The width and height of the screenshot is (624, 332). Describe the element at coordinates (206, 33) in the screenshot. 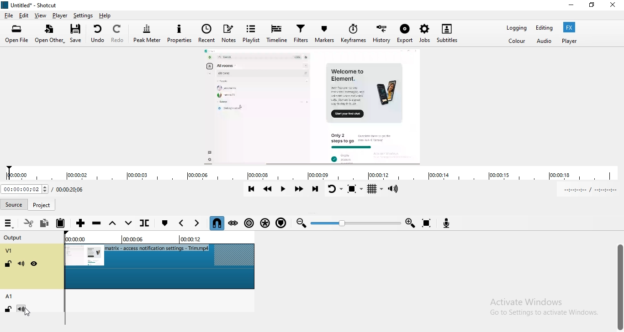

I see `Recent` at that location.